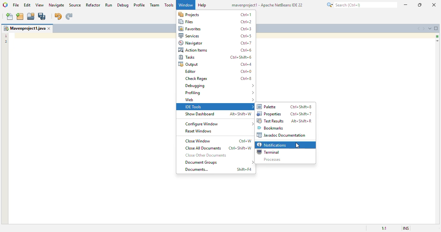 This screenshot has width=441, height=232. Describe the element at coordinates (270, 128) in the screenshot. I see `bookmarks` at that location.